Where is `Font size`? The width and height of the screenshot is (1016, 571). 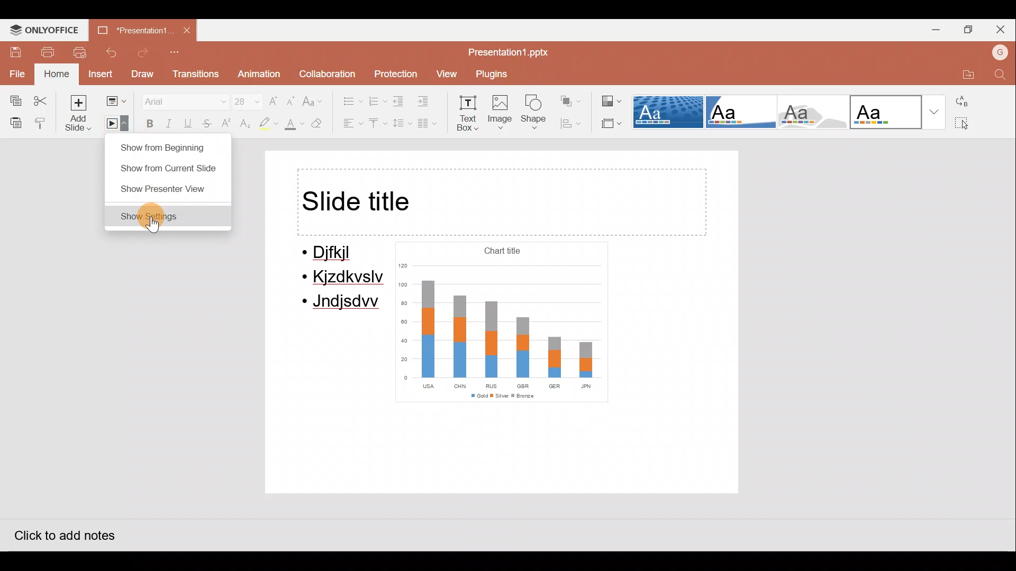 Font size is located at coordinates (246, 100).